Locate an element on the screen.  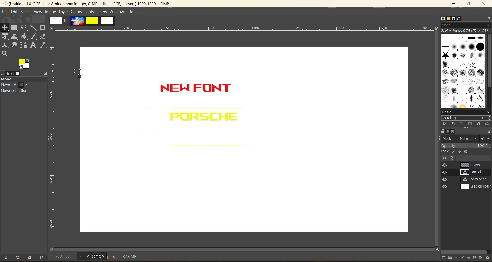
switch to another group is located at coordinates (486, 139).